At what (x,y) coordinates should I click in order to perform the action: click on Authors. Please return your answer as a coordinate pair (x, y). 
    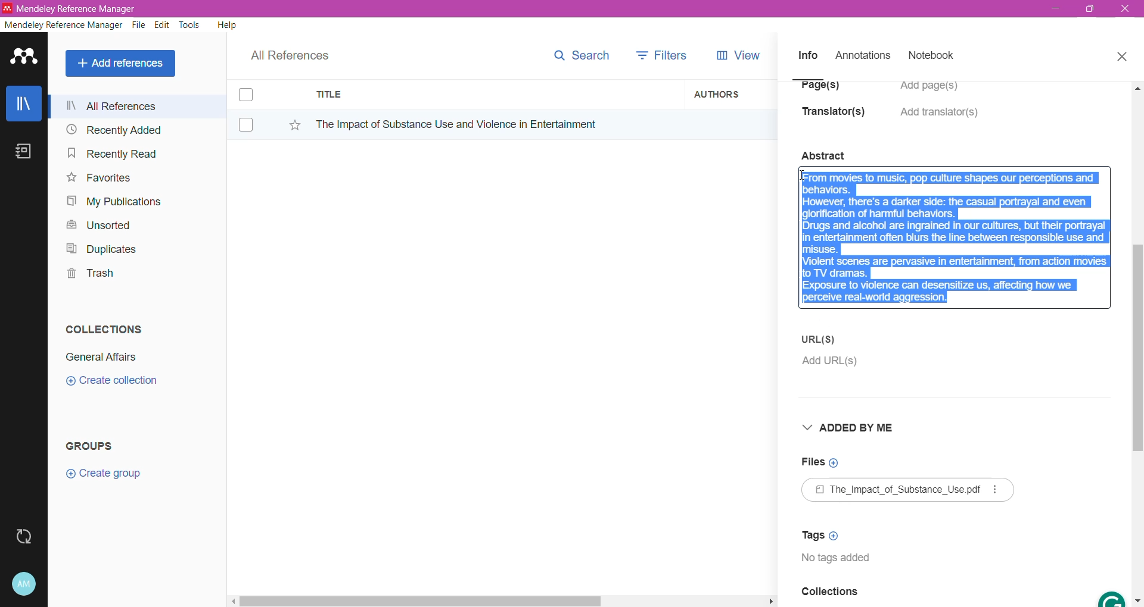
    Looking at the image, I should click on (731, 93).